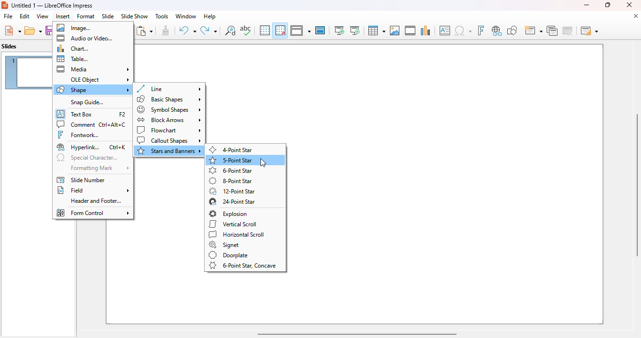 This screenshot has width=641, height=338. Describe the element at coordinates (356, 333) in the screenshot. I see `horizontal scroll bar` at that location.